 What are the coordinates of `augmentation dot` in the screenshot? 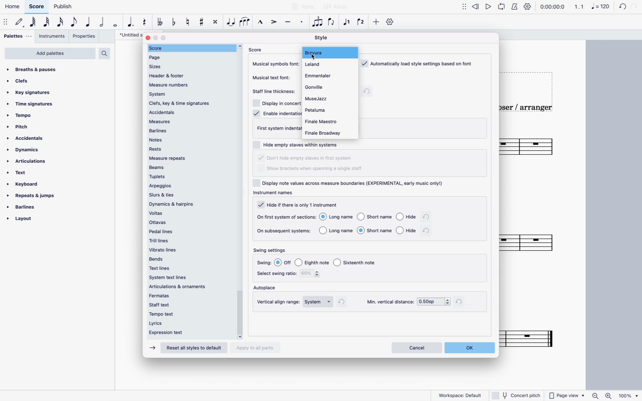 It's located at (131, 24).